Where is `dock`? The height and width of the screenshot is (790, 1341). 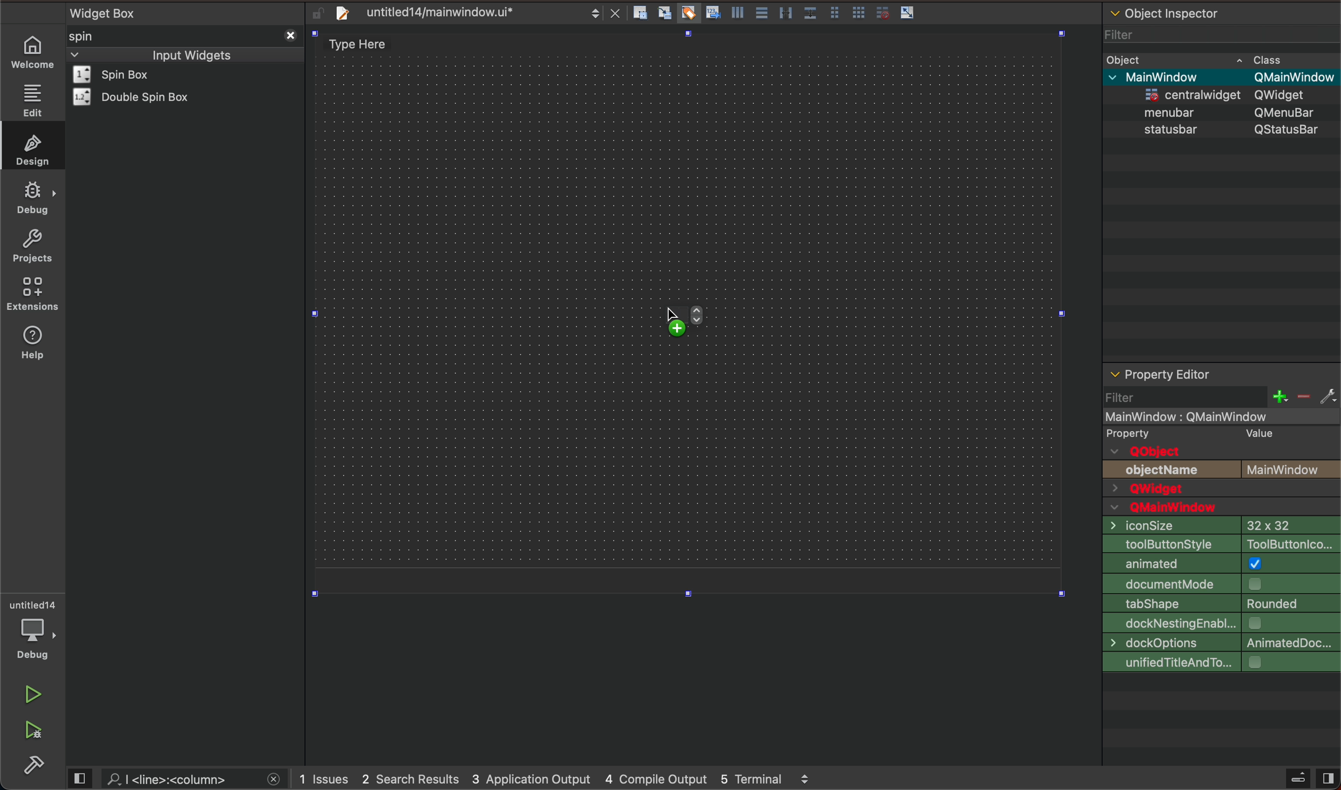
dock is located at coordinates (1220, 623).